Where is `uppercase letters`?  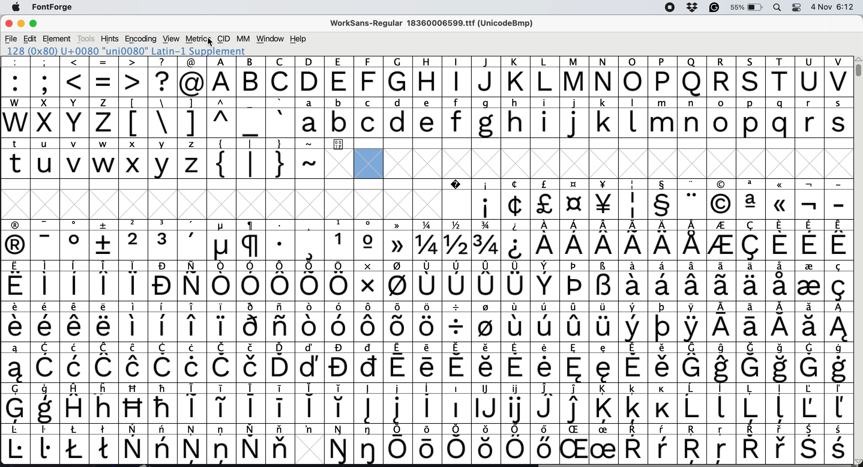
uppercase letters is located at coordinates (528, 83).